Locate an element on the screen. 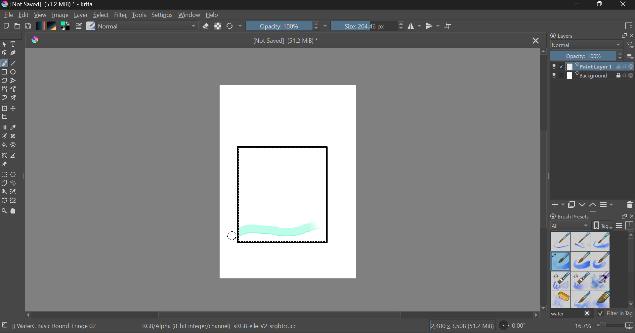  Brush Size is located at coordinates (368, 26).